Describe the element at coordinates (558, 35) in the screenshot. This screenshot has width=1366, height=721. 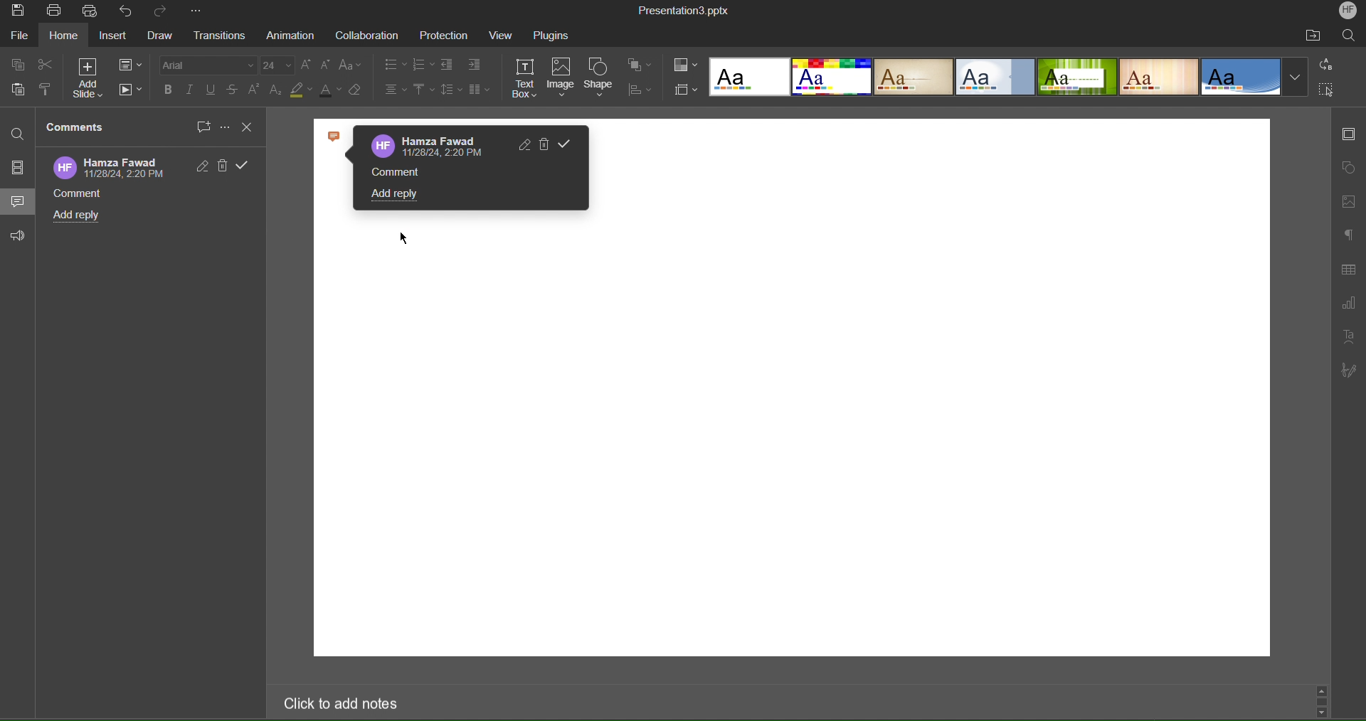
I see `Plugins` at that location.